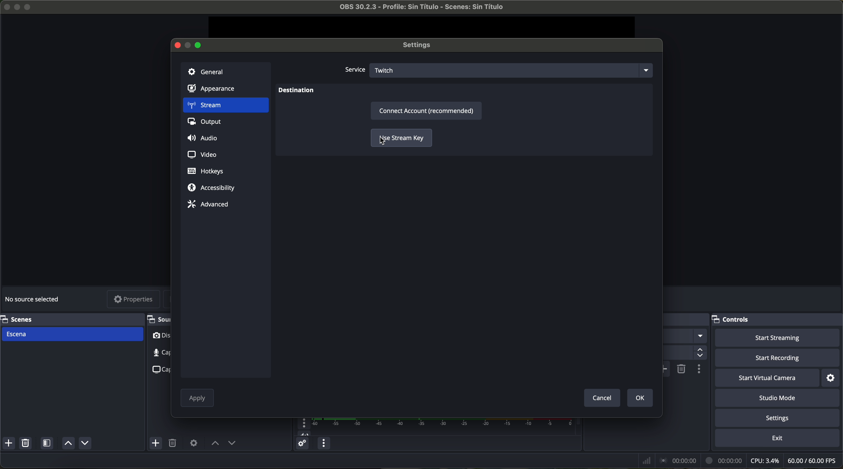 The height and width of the screenshot is (469, 843). Describe the element at coordinates (778, 359) in the screenshot. I see `start recording` at that location.